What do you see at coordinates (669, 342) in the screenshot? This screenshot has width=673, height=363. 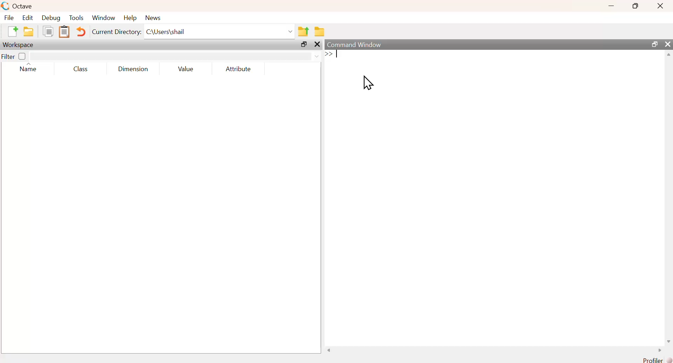 I see `scroll down` at bounding box center [669, 342].